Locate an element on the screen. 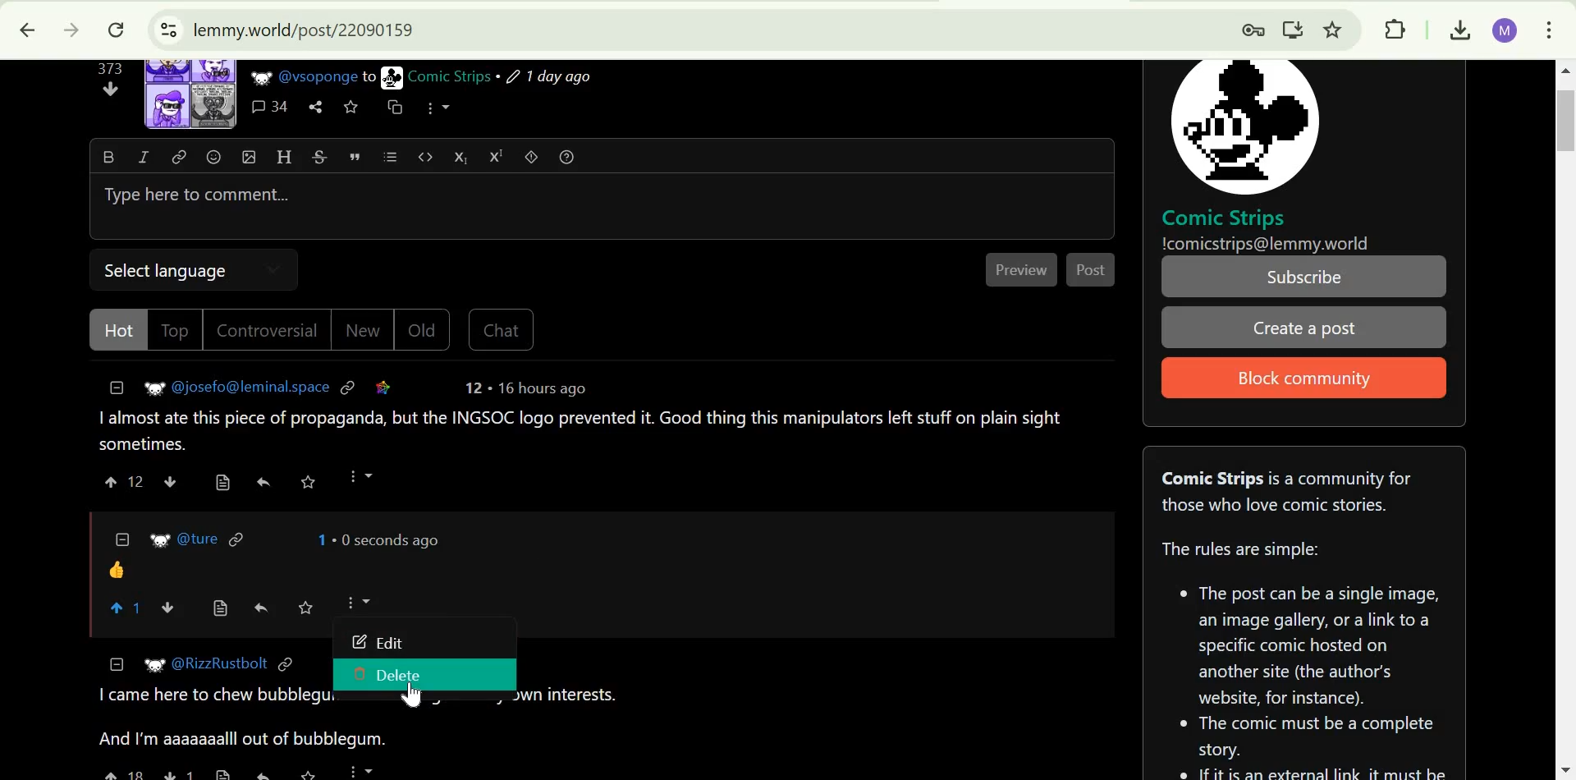  Save is located at coordinates (350, 108).